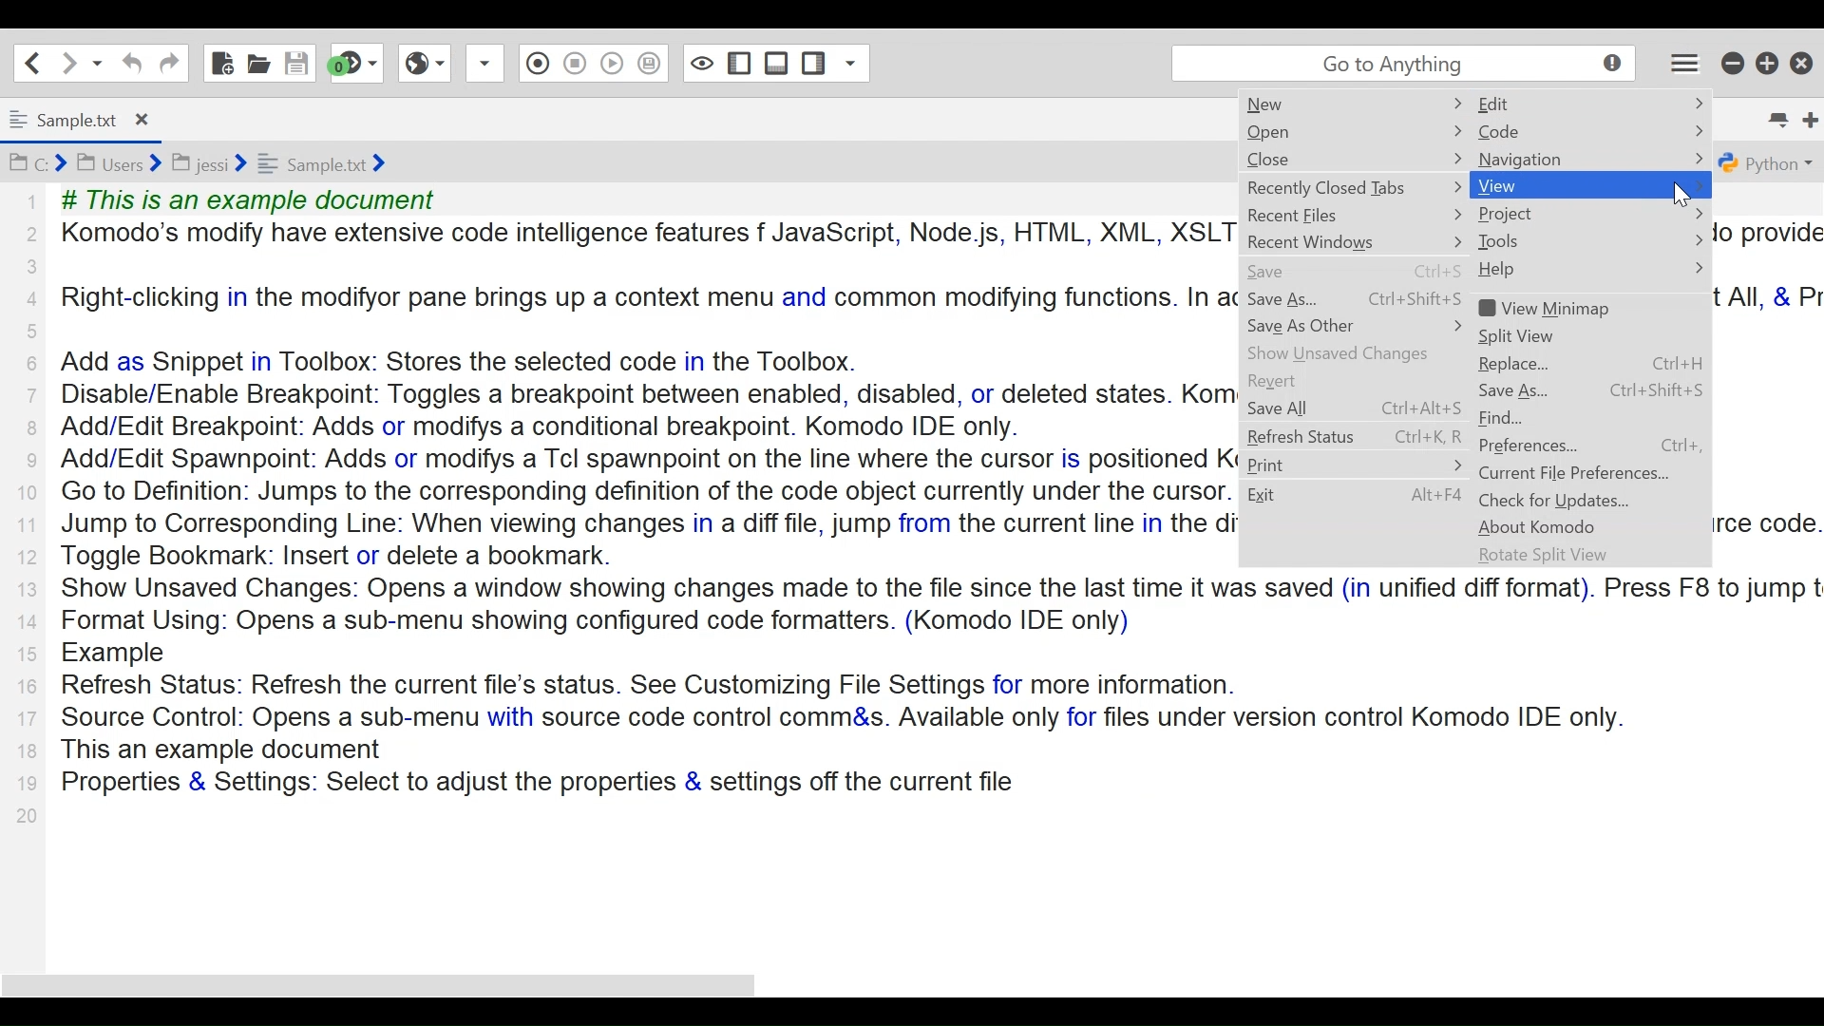 The height and width of the screenshot is (1026, 1824). What do you see at coordinates (1293, 382) in the screenshot?
I see `Revert` at bounding box center [1293, 382].